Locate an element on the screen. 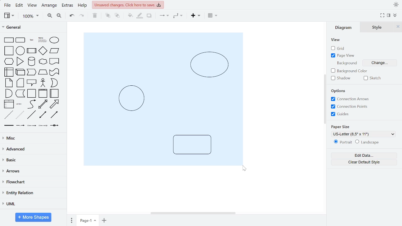 This screenshot has height=226, width=402. cube is located at coordinates (21, 72).